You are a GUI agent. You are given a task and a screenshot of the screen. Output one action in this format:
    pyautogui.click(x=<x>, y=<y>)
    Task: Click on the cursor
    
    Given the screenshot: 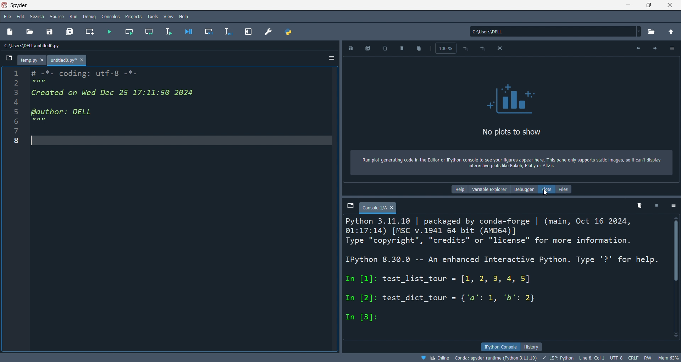 What is the action you would take?
    pyautogui.click(x=546, y=193)
    